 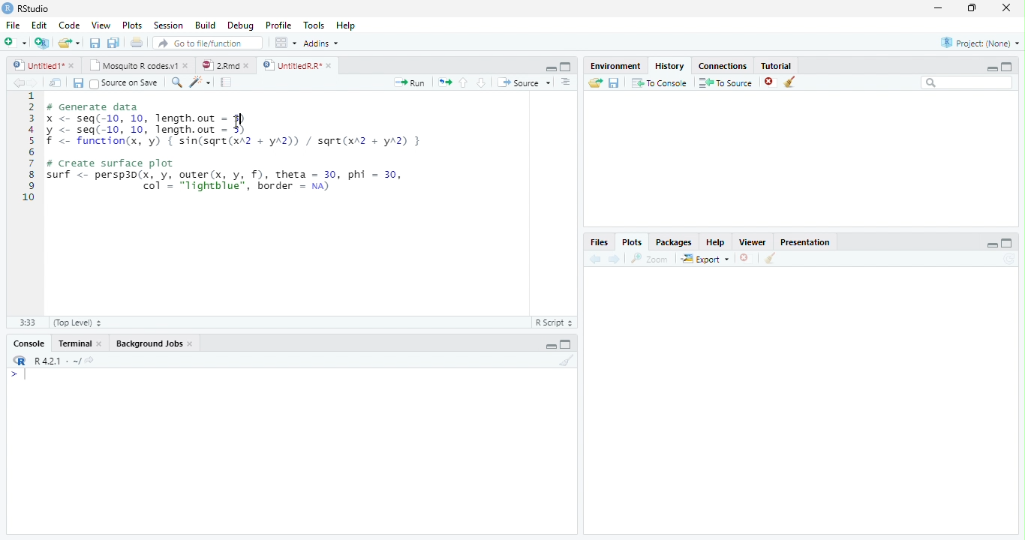 What do you see at coordinates (770, 258) in the screenshot?
I see `Clear all plots` at bounding box center [770, 258].